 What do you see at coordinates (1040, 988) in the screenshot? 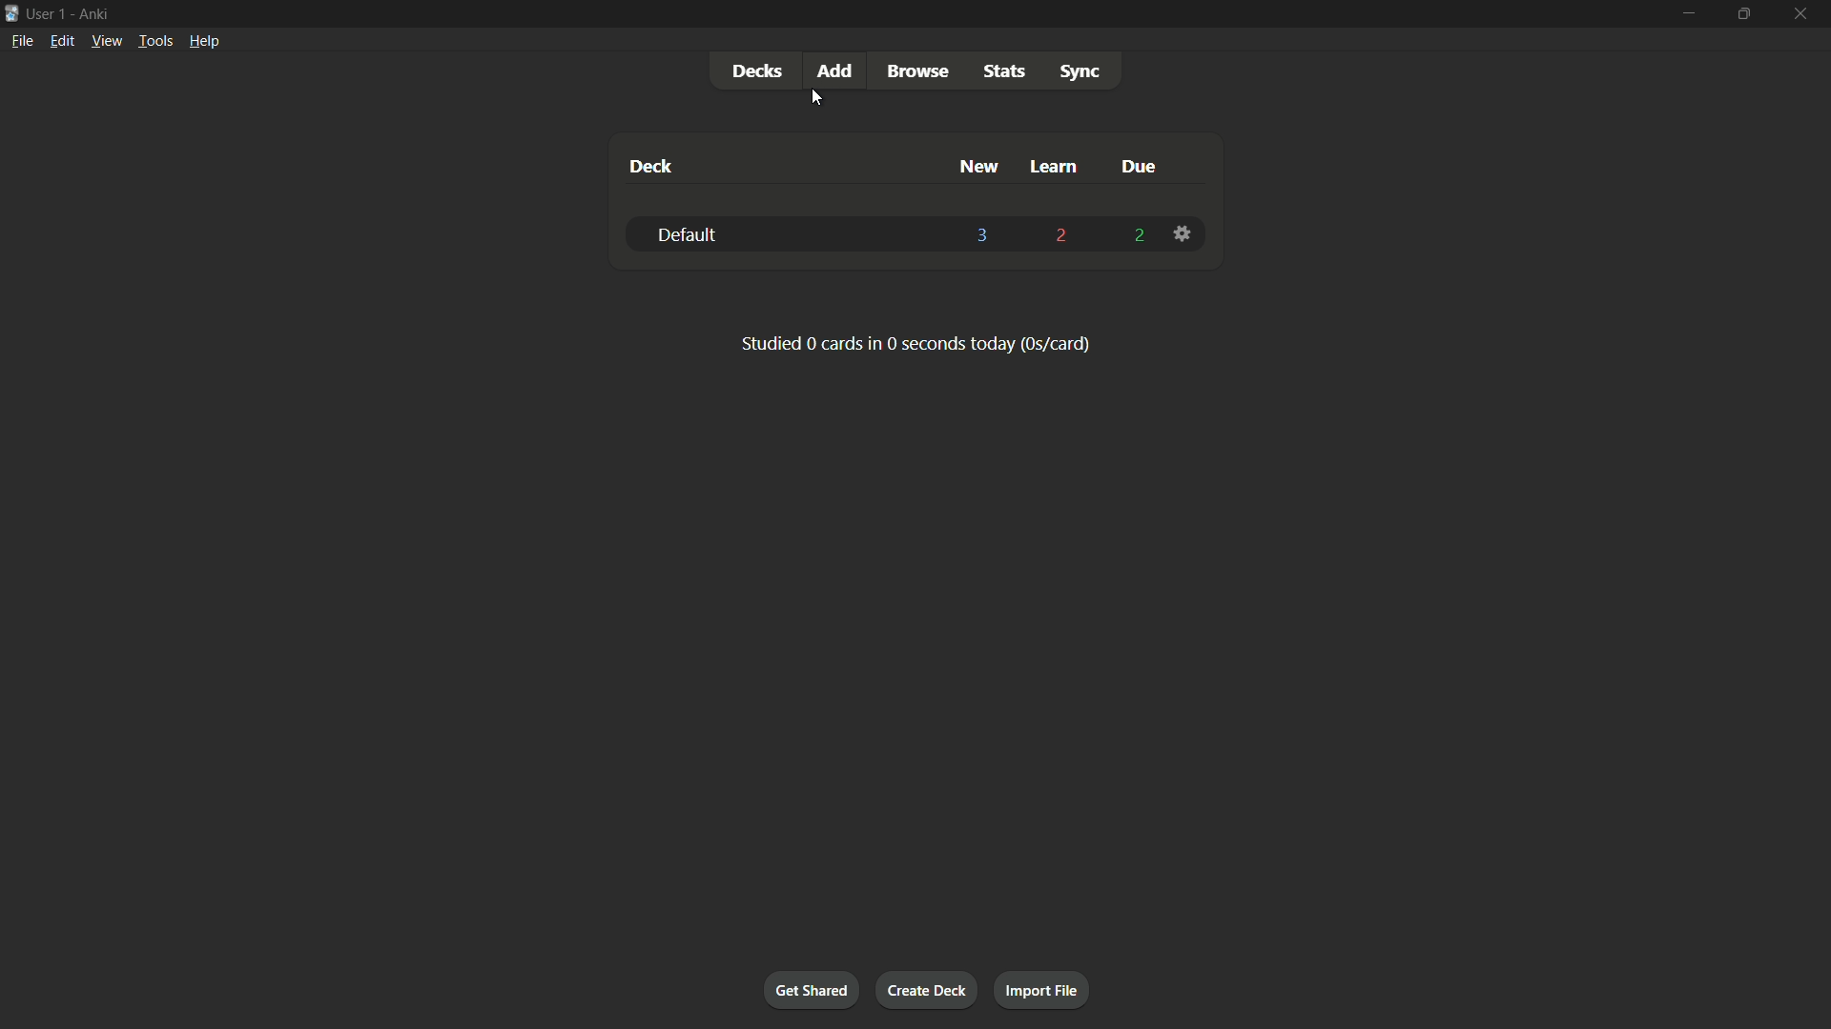
I see `import file` at bounding box center [1040, 988].